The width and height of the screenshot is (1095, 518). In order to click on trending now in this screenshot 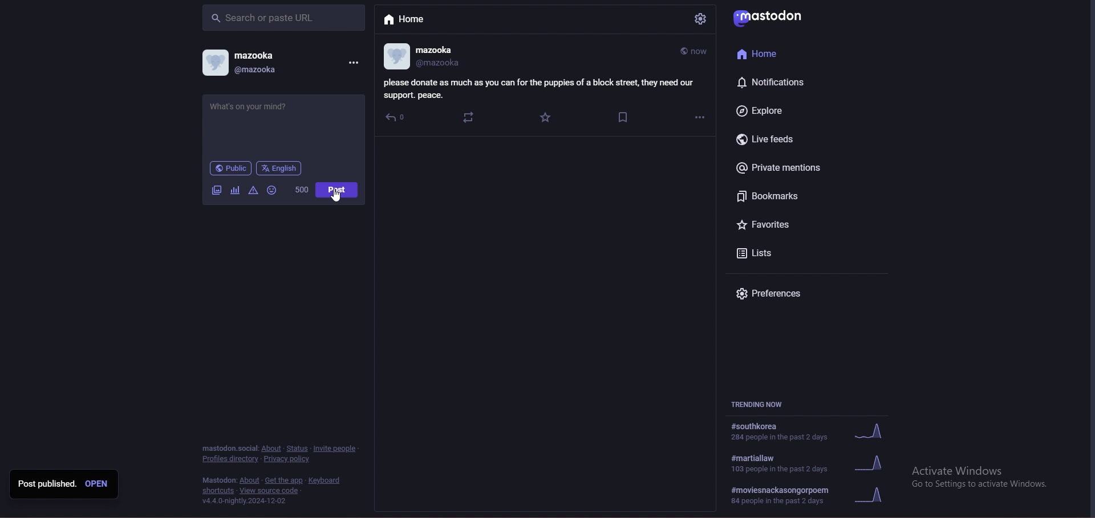, I will do `click(764, 405)`.